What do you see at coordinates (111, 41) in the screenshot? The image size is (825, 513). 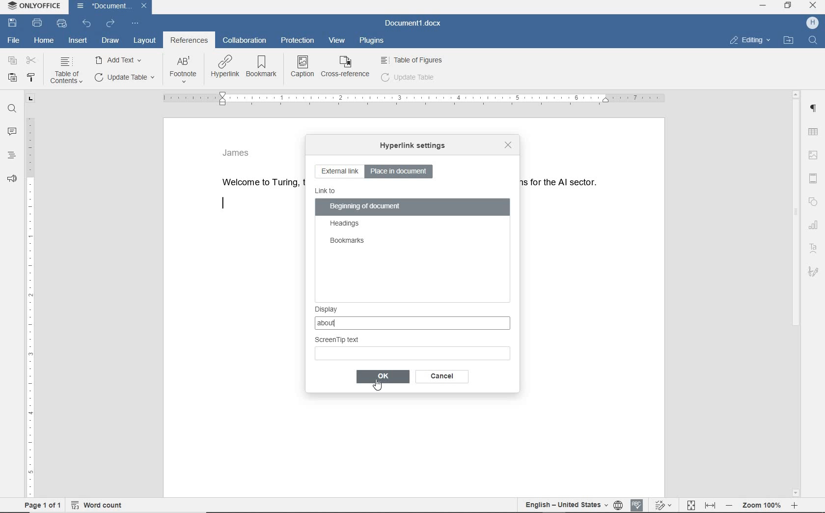 I see `draw` at bounding box center [111, 41].